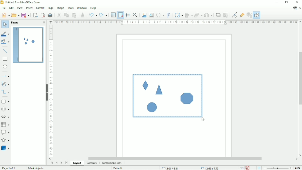  Describe the element at coordinates (66, 15) in the screenshot. I see `Copy` at that location.